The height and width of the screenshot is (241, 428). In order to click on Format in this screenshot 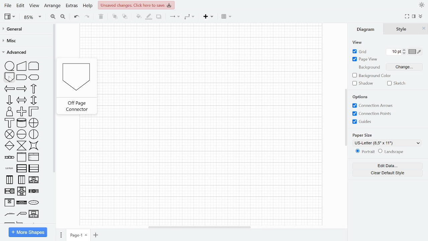, I will do `click(415, 17)`.